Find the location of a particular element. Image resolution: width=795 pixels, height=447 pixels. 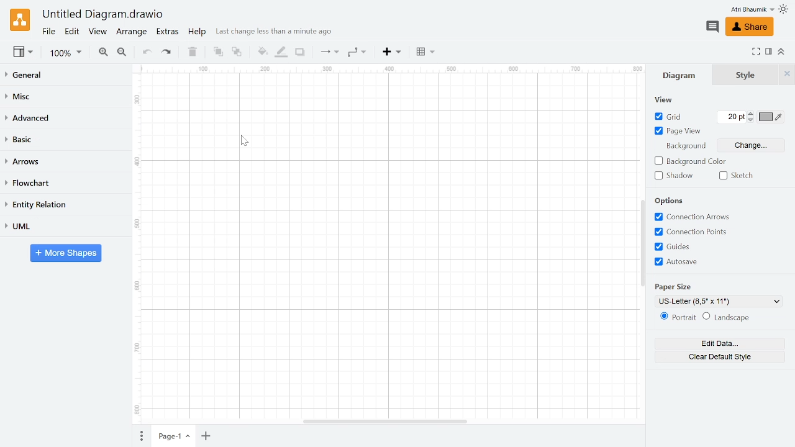

More shapes is located at coordinates (66, 253).